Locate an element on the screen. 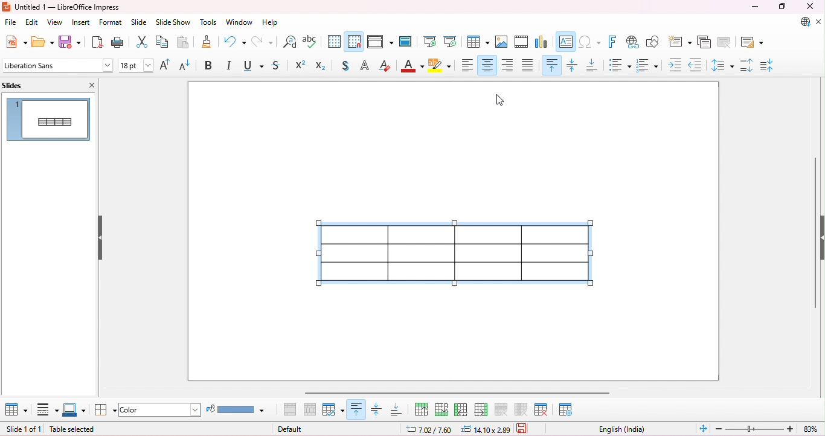  save is located at coordinates (524, 429).